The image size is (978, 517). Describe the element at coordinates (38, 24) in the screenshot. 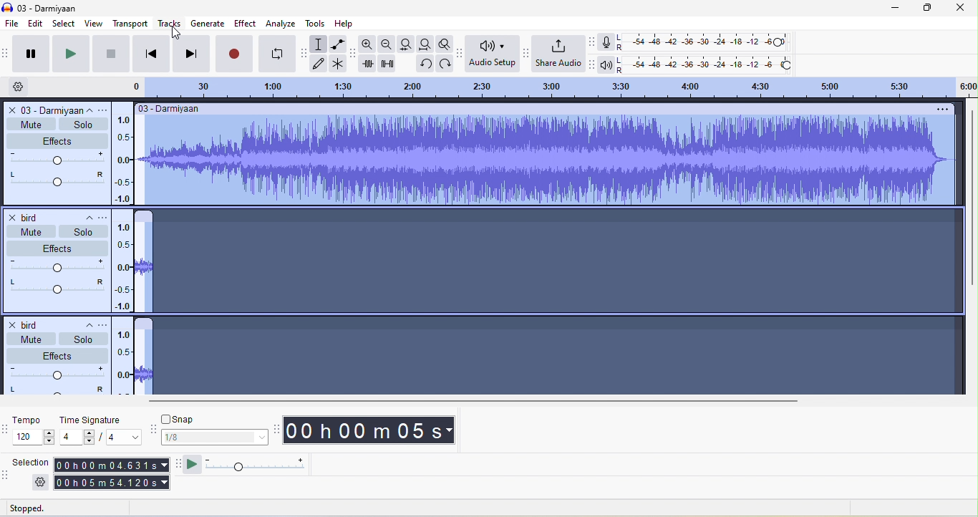

I see `edit` at that location.